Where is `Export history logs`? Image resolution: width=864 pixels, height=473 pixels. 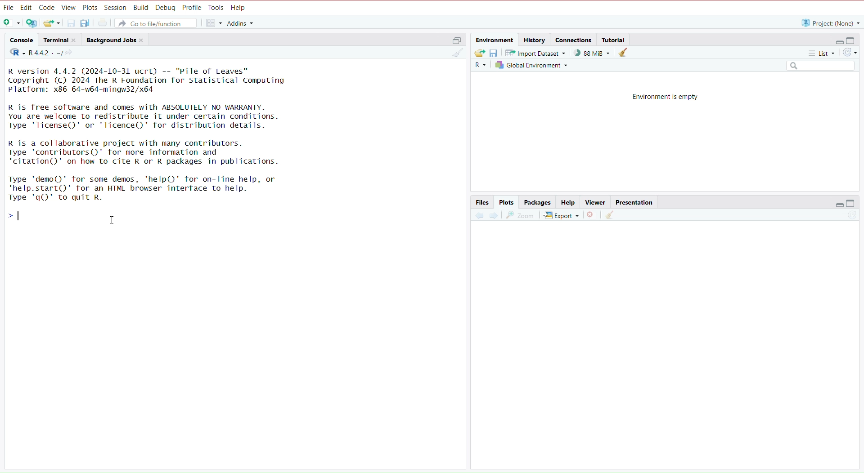 Export history logs is located at coordinates (479, 53).